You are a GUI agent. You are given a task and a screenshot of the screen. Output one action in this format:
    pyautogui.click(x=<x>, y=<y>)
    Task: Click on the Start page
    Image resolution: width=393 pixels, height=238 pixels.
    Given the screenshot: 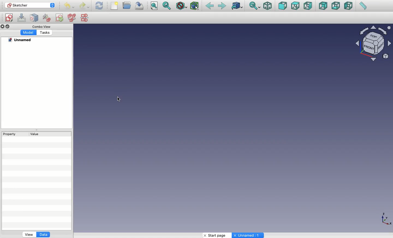 What is the action you would take?
    pyautogui.click(x=215, y=235)
    